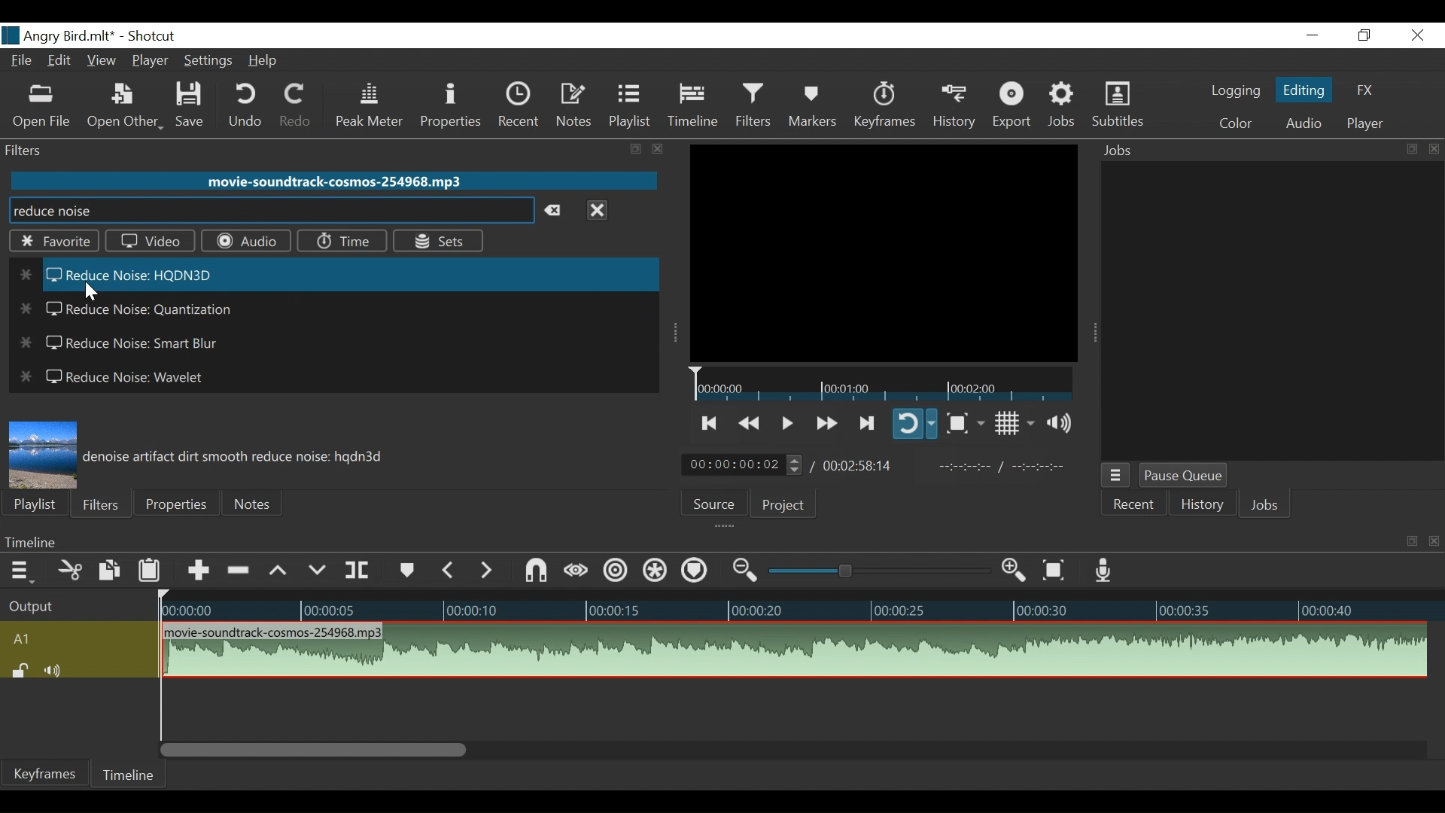  I want to click on Notes, so click(255, 501).